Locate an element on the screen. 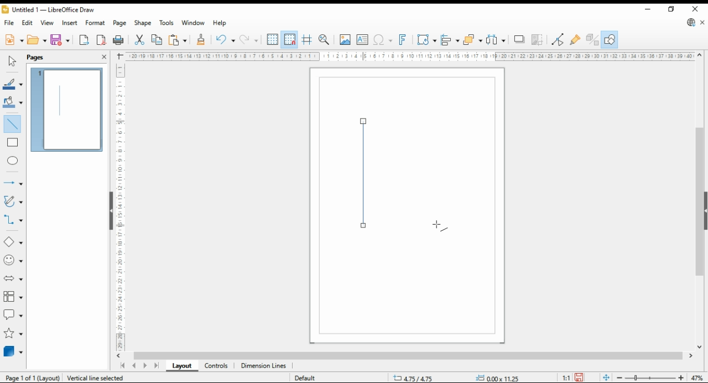  line color is located at coordinates (12, 85).